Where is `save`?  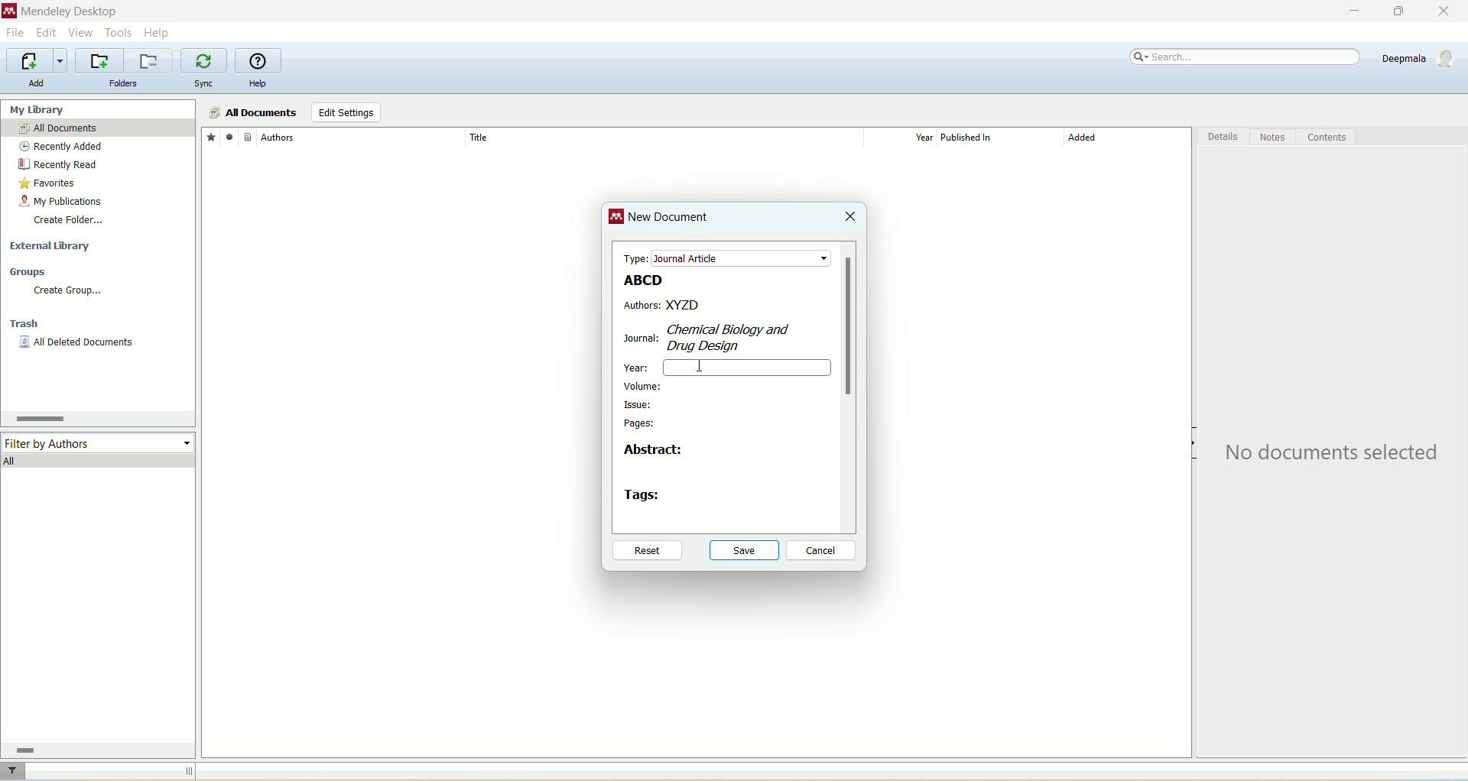
save is located at coordinates (745, 549).